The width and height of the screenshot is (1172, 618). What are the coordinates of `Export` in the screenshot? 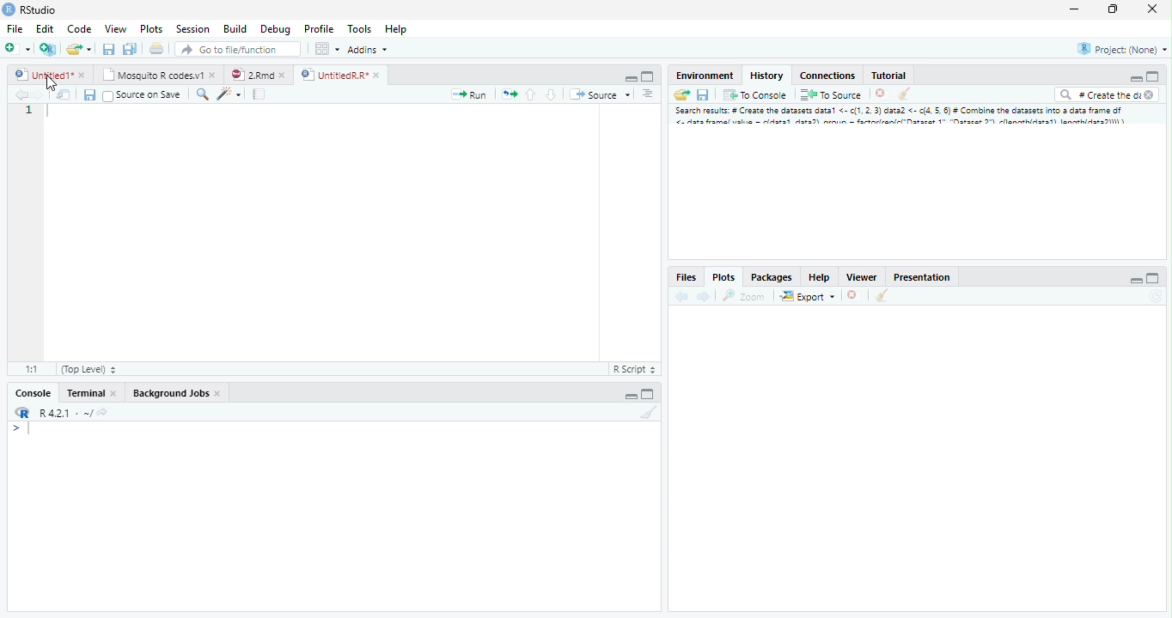 It's located at (808, 296).